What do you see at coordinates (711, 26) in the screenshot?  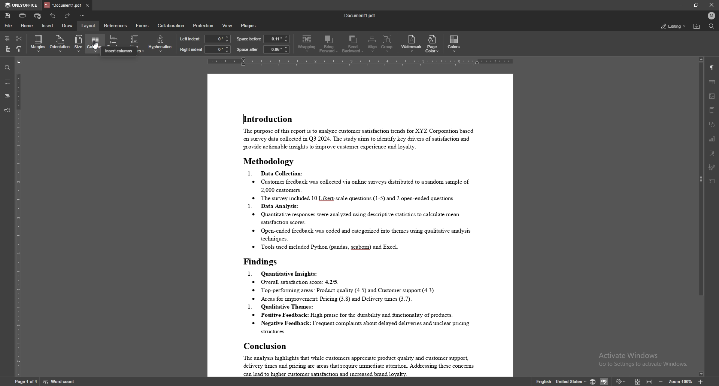 I see `find` at bounding box center [711, 26].